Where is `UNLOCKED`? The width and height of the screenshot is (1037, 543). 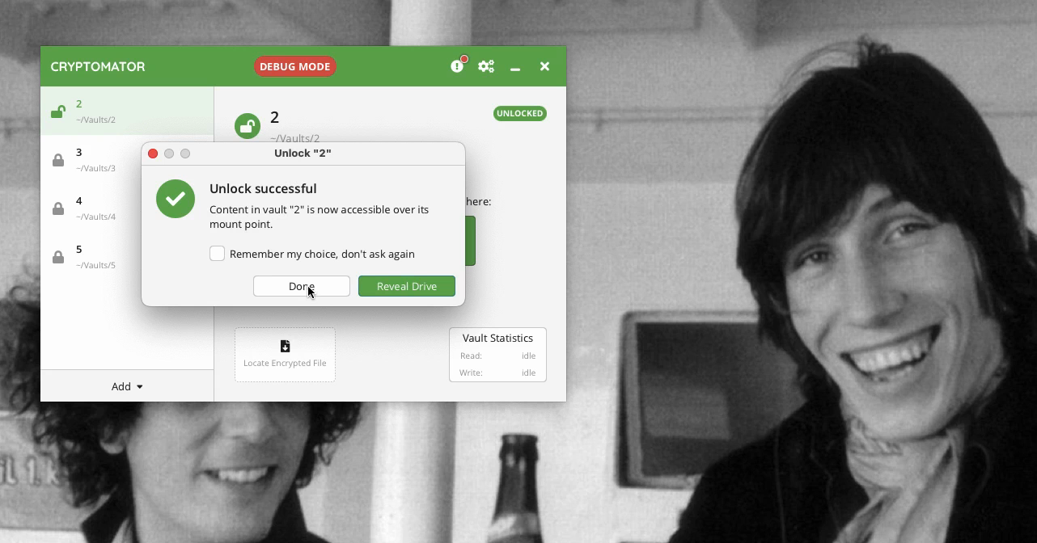 UNLOCKED is located at coordinates (519, 113).